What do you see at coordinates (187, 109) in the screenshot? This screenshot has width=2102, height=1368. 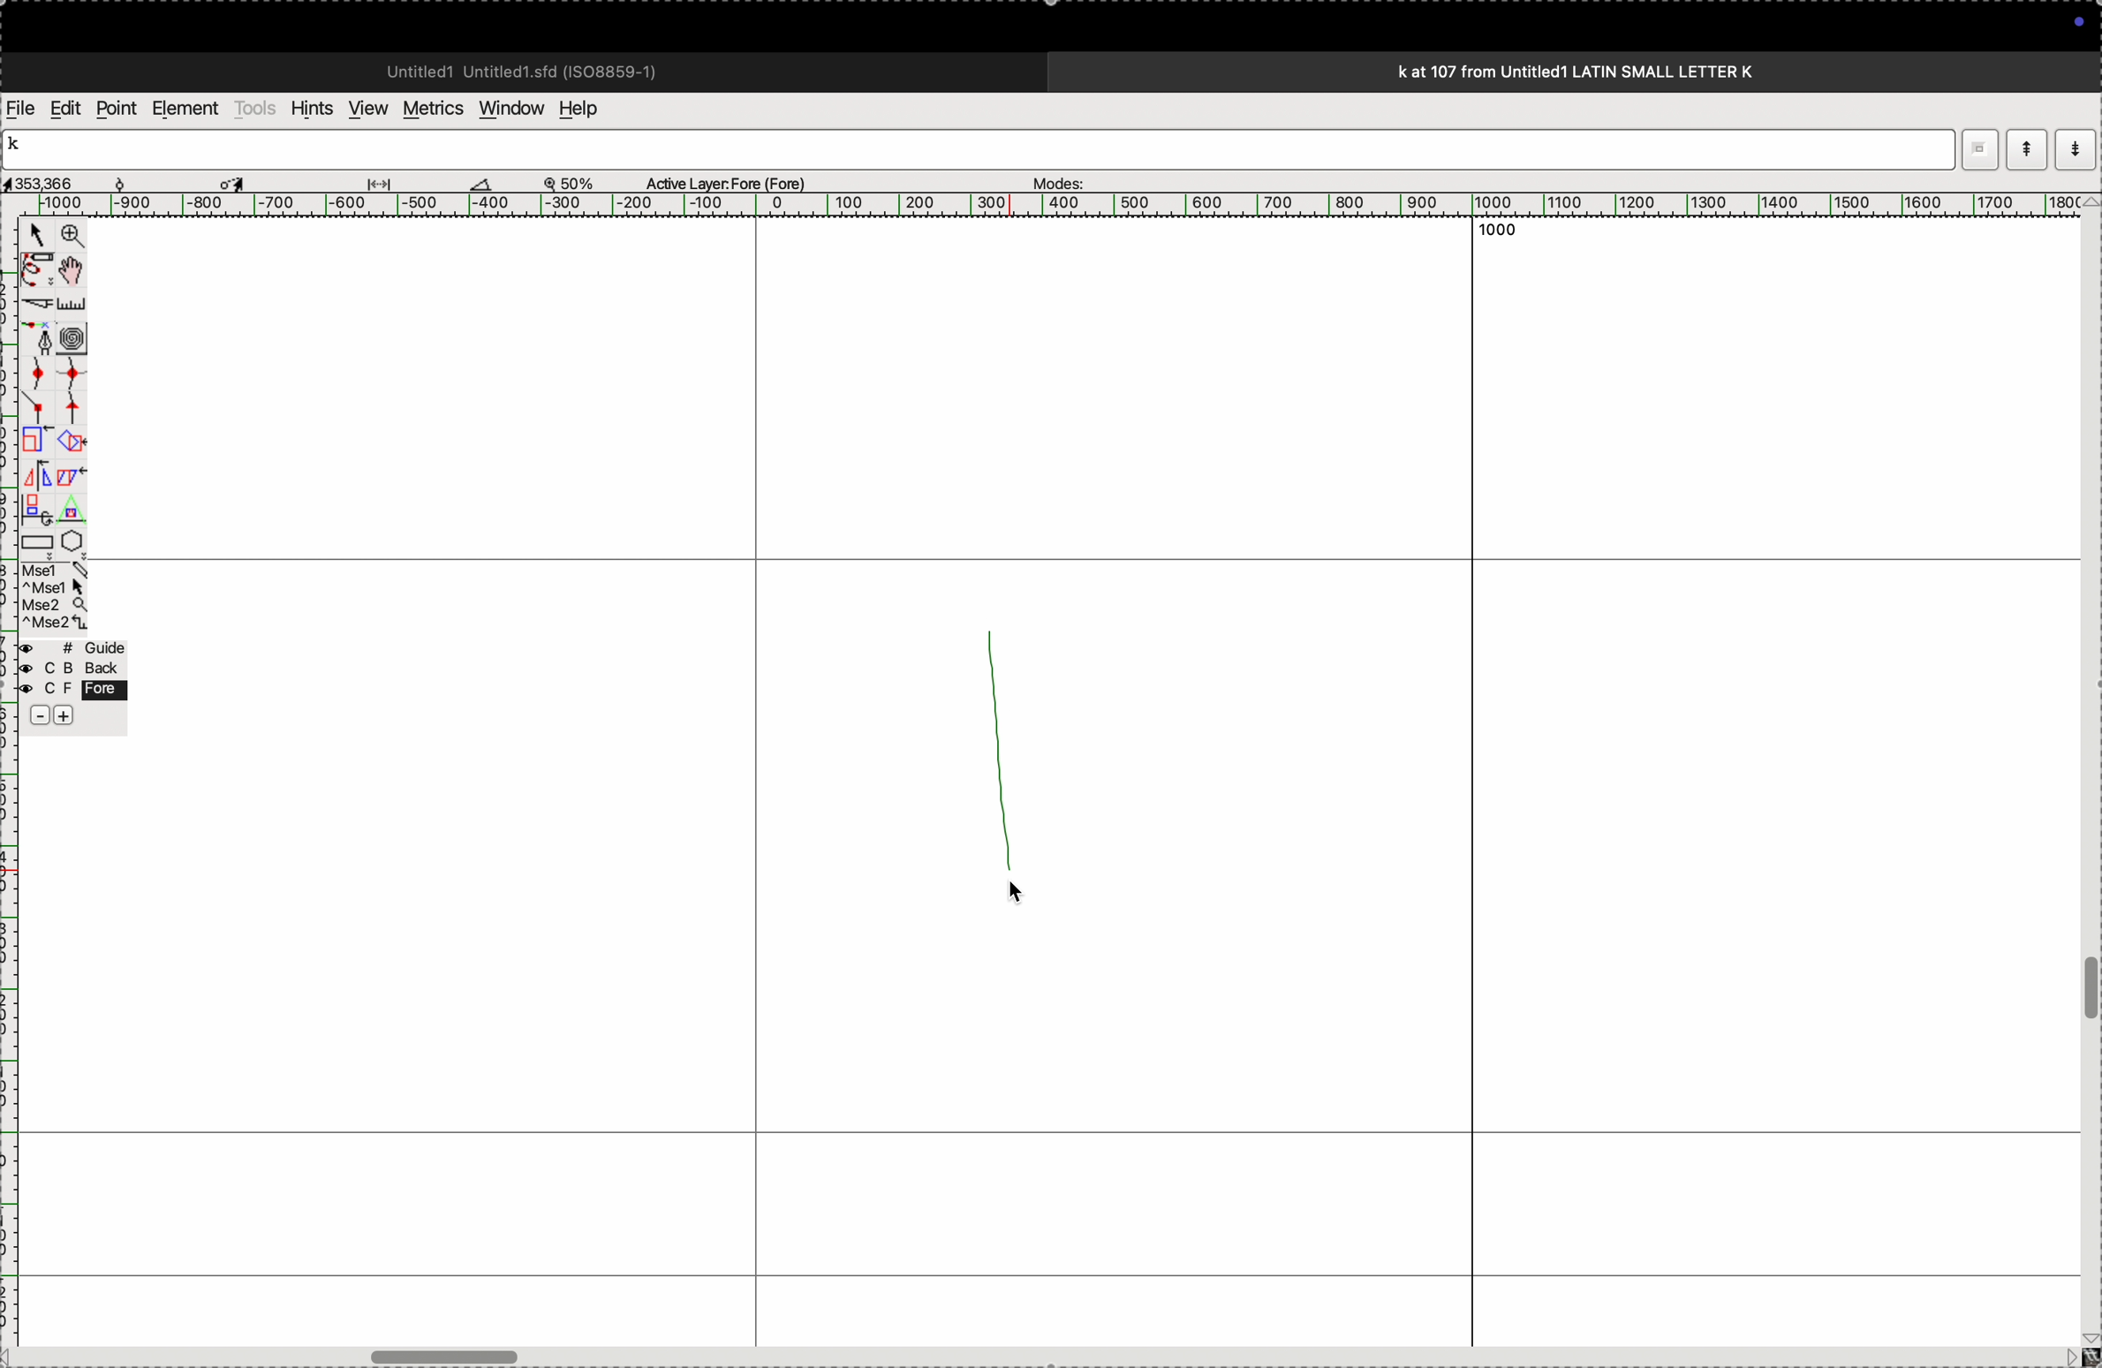 I see `element` at bounding box center [187, 109].